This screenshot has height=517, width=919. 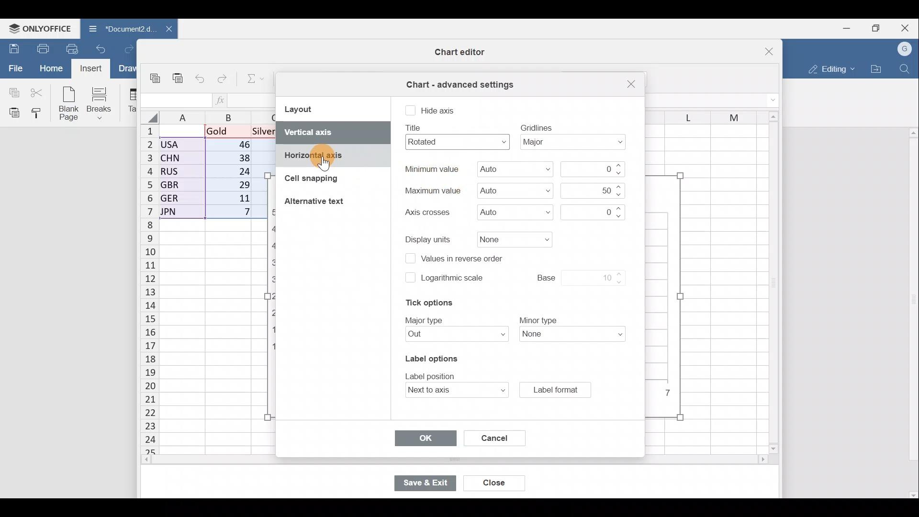 I want to click on Title, so click(x=454, y=142).